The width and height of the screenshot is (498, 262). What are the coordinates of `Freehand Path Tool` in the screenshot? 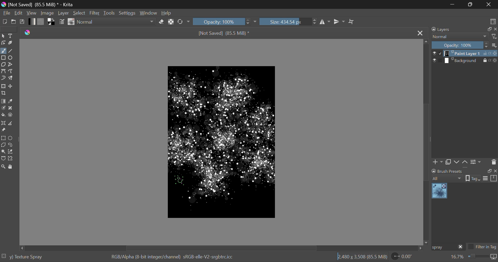 It's located at (11, 71).